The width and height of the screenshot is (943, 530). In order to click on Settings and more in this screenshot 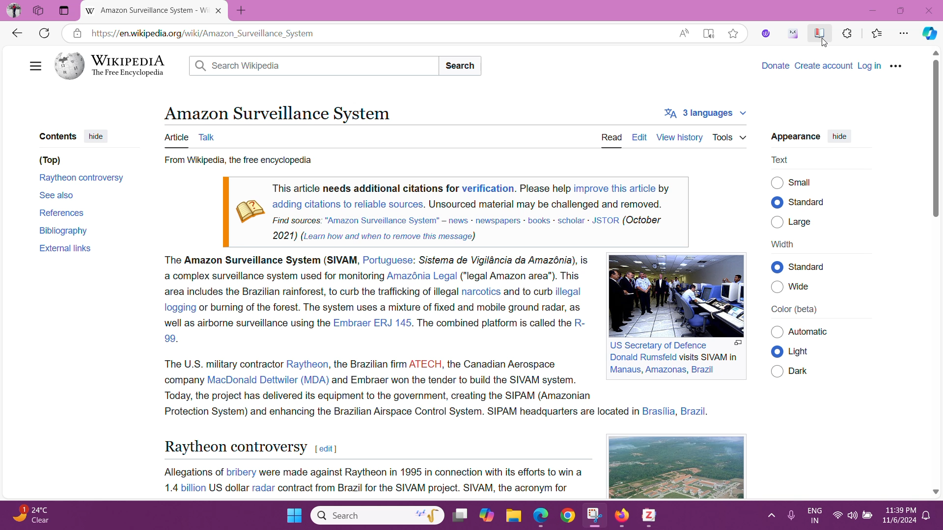, I will do `click(905, 34)`.